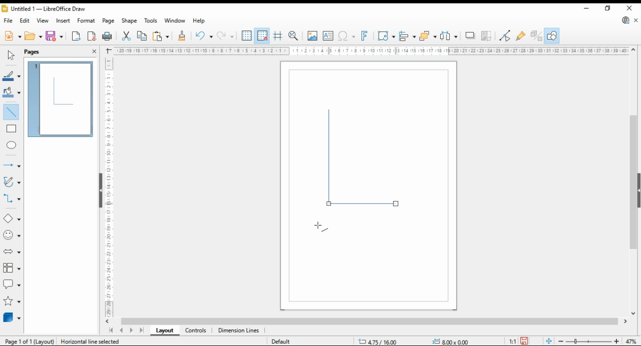  I want to click on move down, so click(633, 314).